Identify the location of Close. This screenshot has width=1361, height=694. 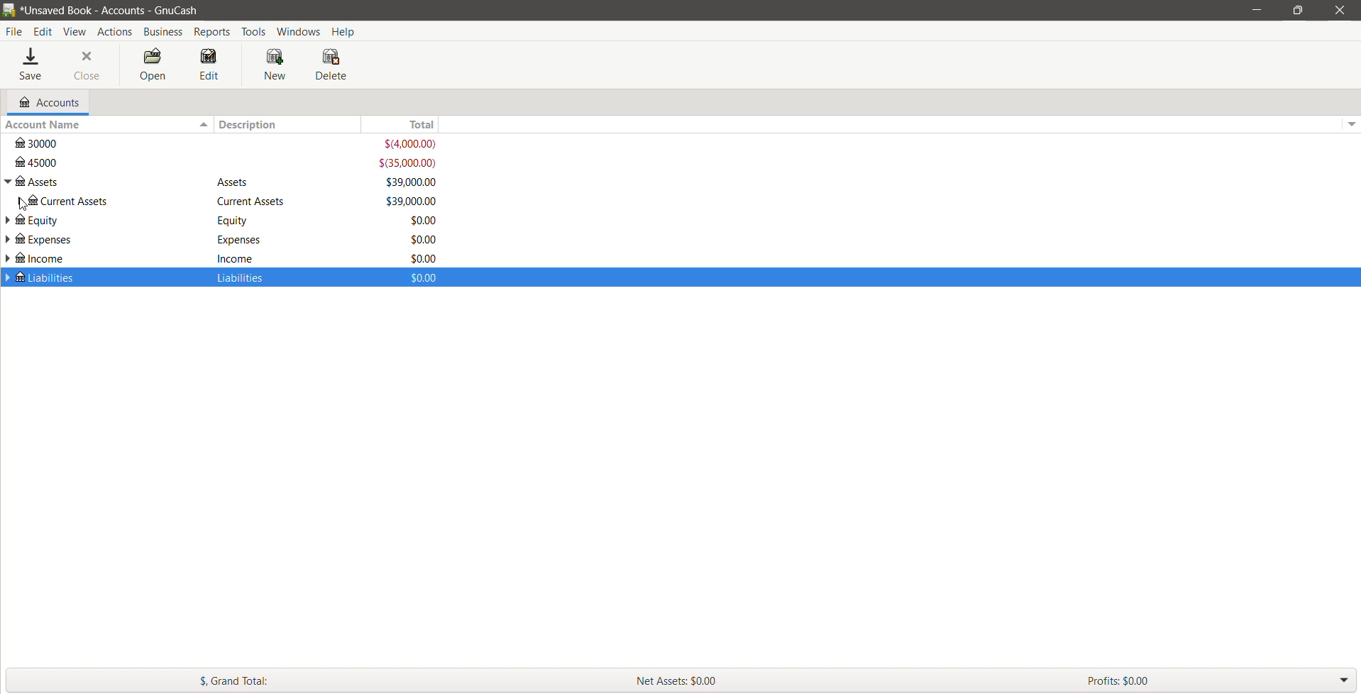
(1338, 10).